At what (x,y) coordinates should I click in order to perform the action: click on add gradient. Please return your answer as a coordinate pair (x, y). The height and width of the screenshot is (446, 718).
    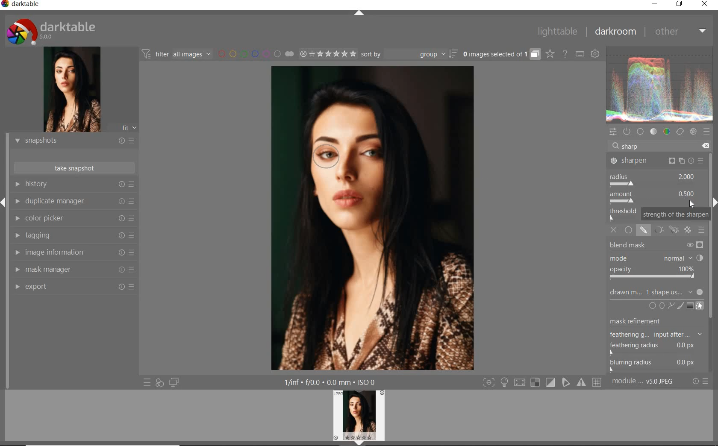
    Looking at the image, I should click on (691, 305).